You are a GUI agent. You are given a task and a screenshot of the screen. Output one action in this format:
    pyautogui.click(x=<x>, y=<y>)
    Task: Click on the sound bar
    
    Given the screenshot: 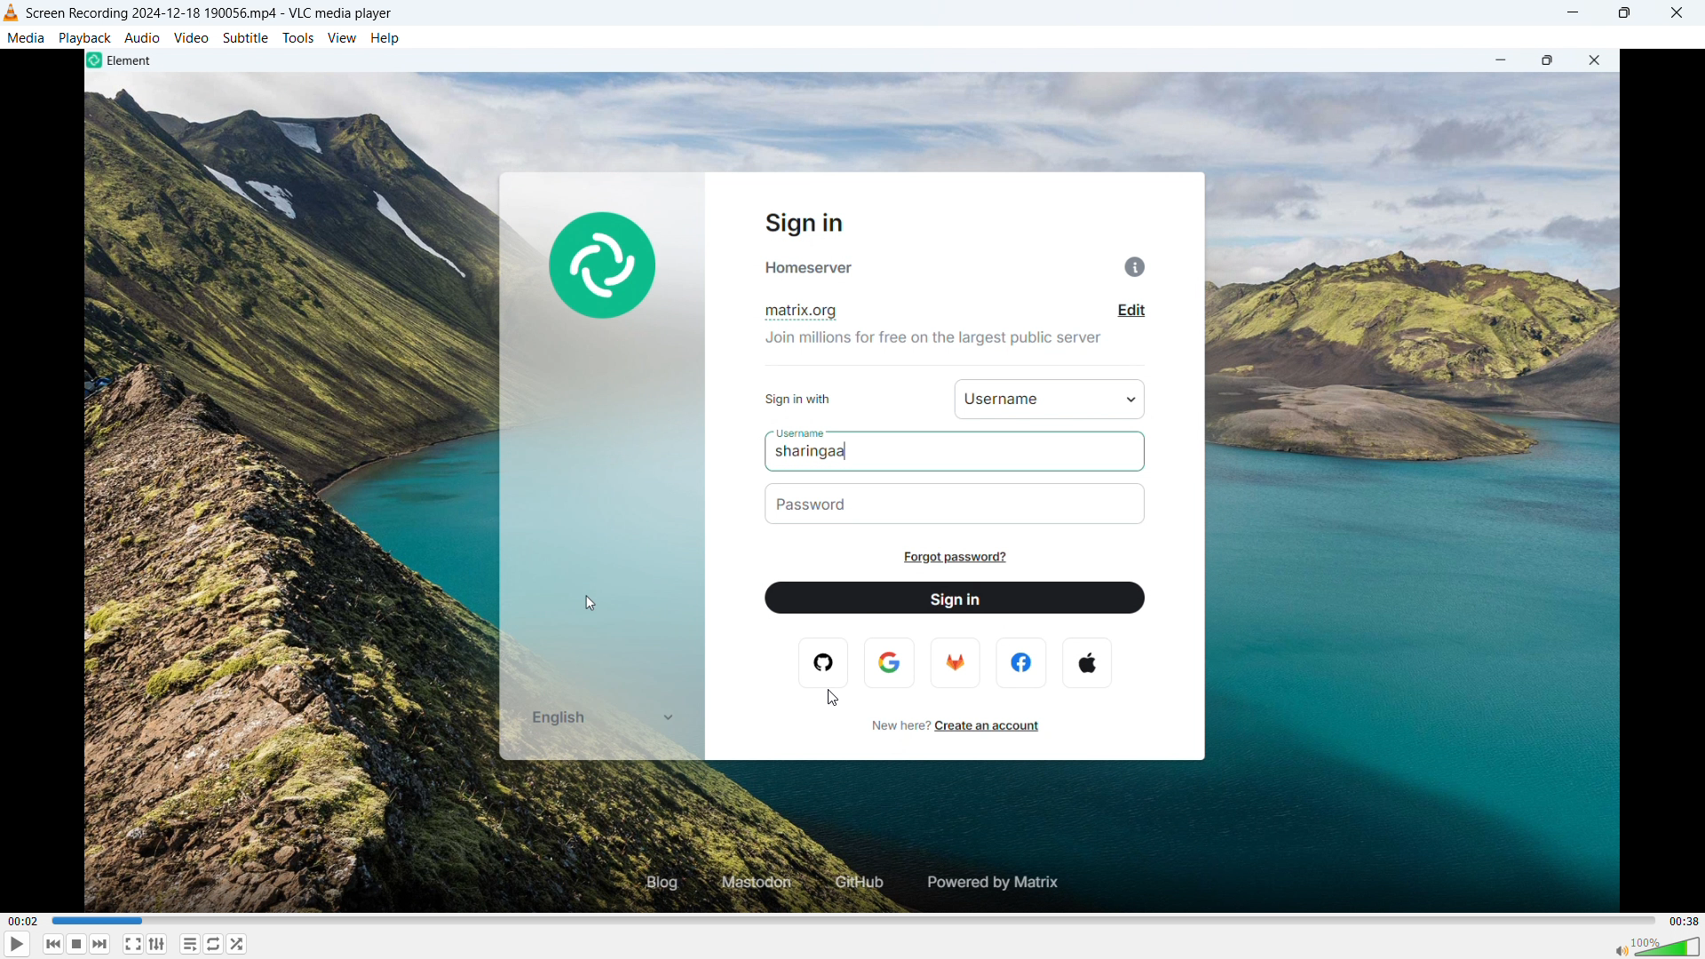 What is the action you would take?
    pyautogui.click(x=1656, y=947)
    